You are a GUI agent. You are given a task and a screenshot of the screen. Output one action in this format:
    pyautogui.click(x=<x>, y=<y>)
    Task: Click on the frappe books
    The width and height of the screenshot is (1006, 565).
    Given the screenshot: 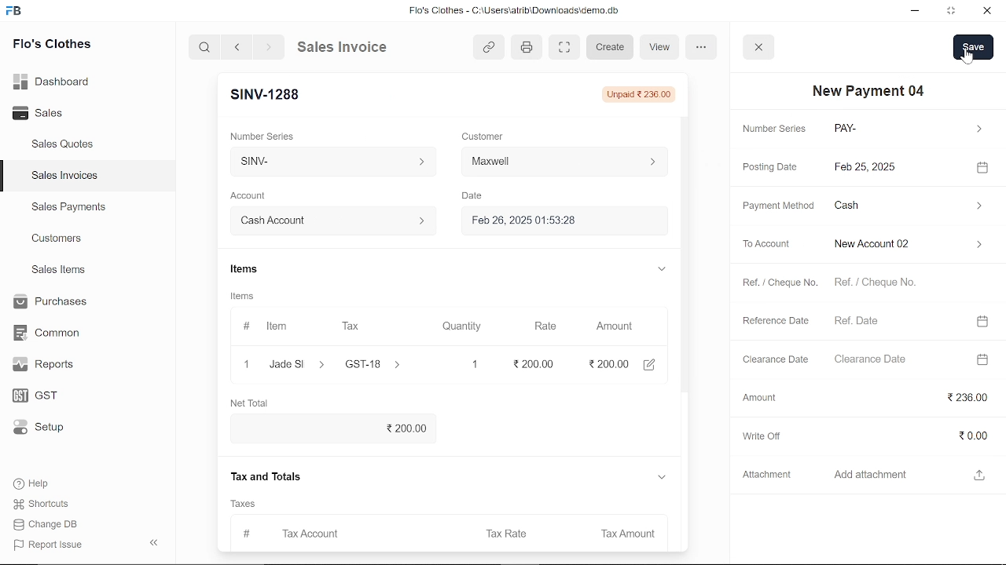 What is the action you would take?
    pyautogui.click(x=14, y=13)
    